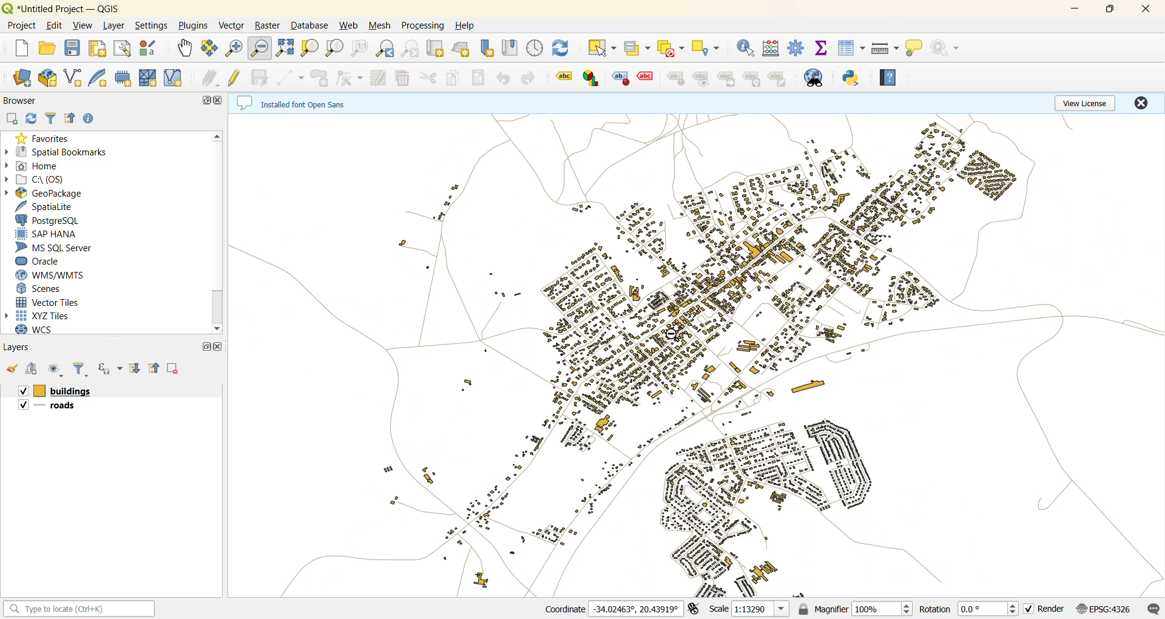 The width and height of the screenshot is (1165, 619). What do you see at coordinates (967, 610) in the screenshot?
I see `rotation` at bounding box center [967, 610].